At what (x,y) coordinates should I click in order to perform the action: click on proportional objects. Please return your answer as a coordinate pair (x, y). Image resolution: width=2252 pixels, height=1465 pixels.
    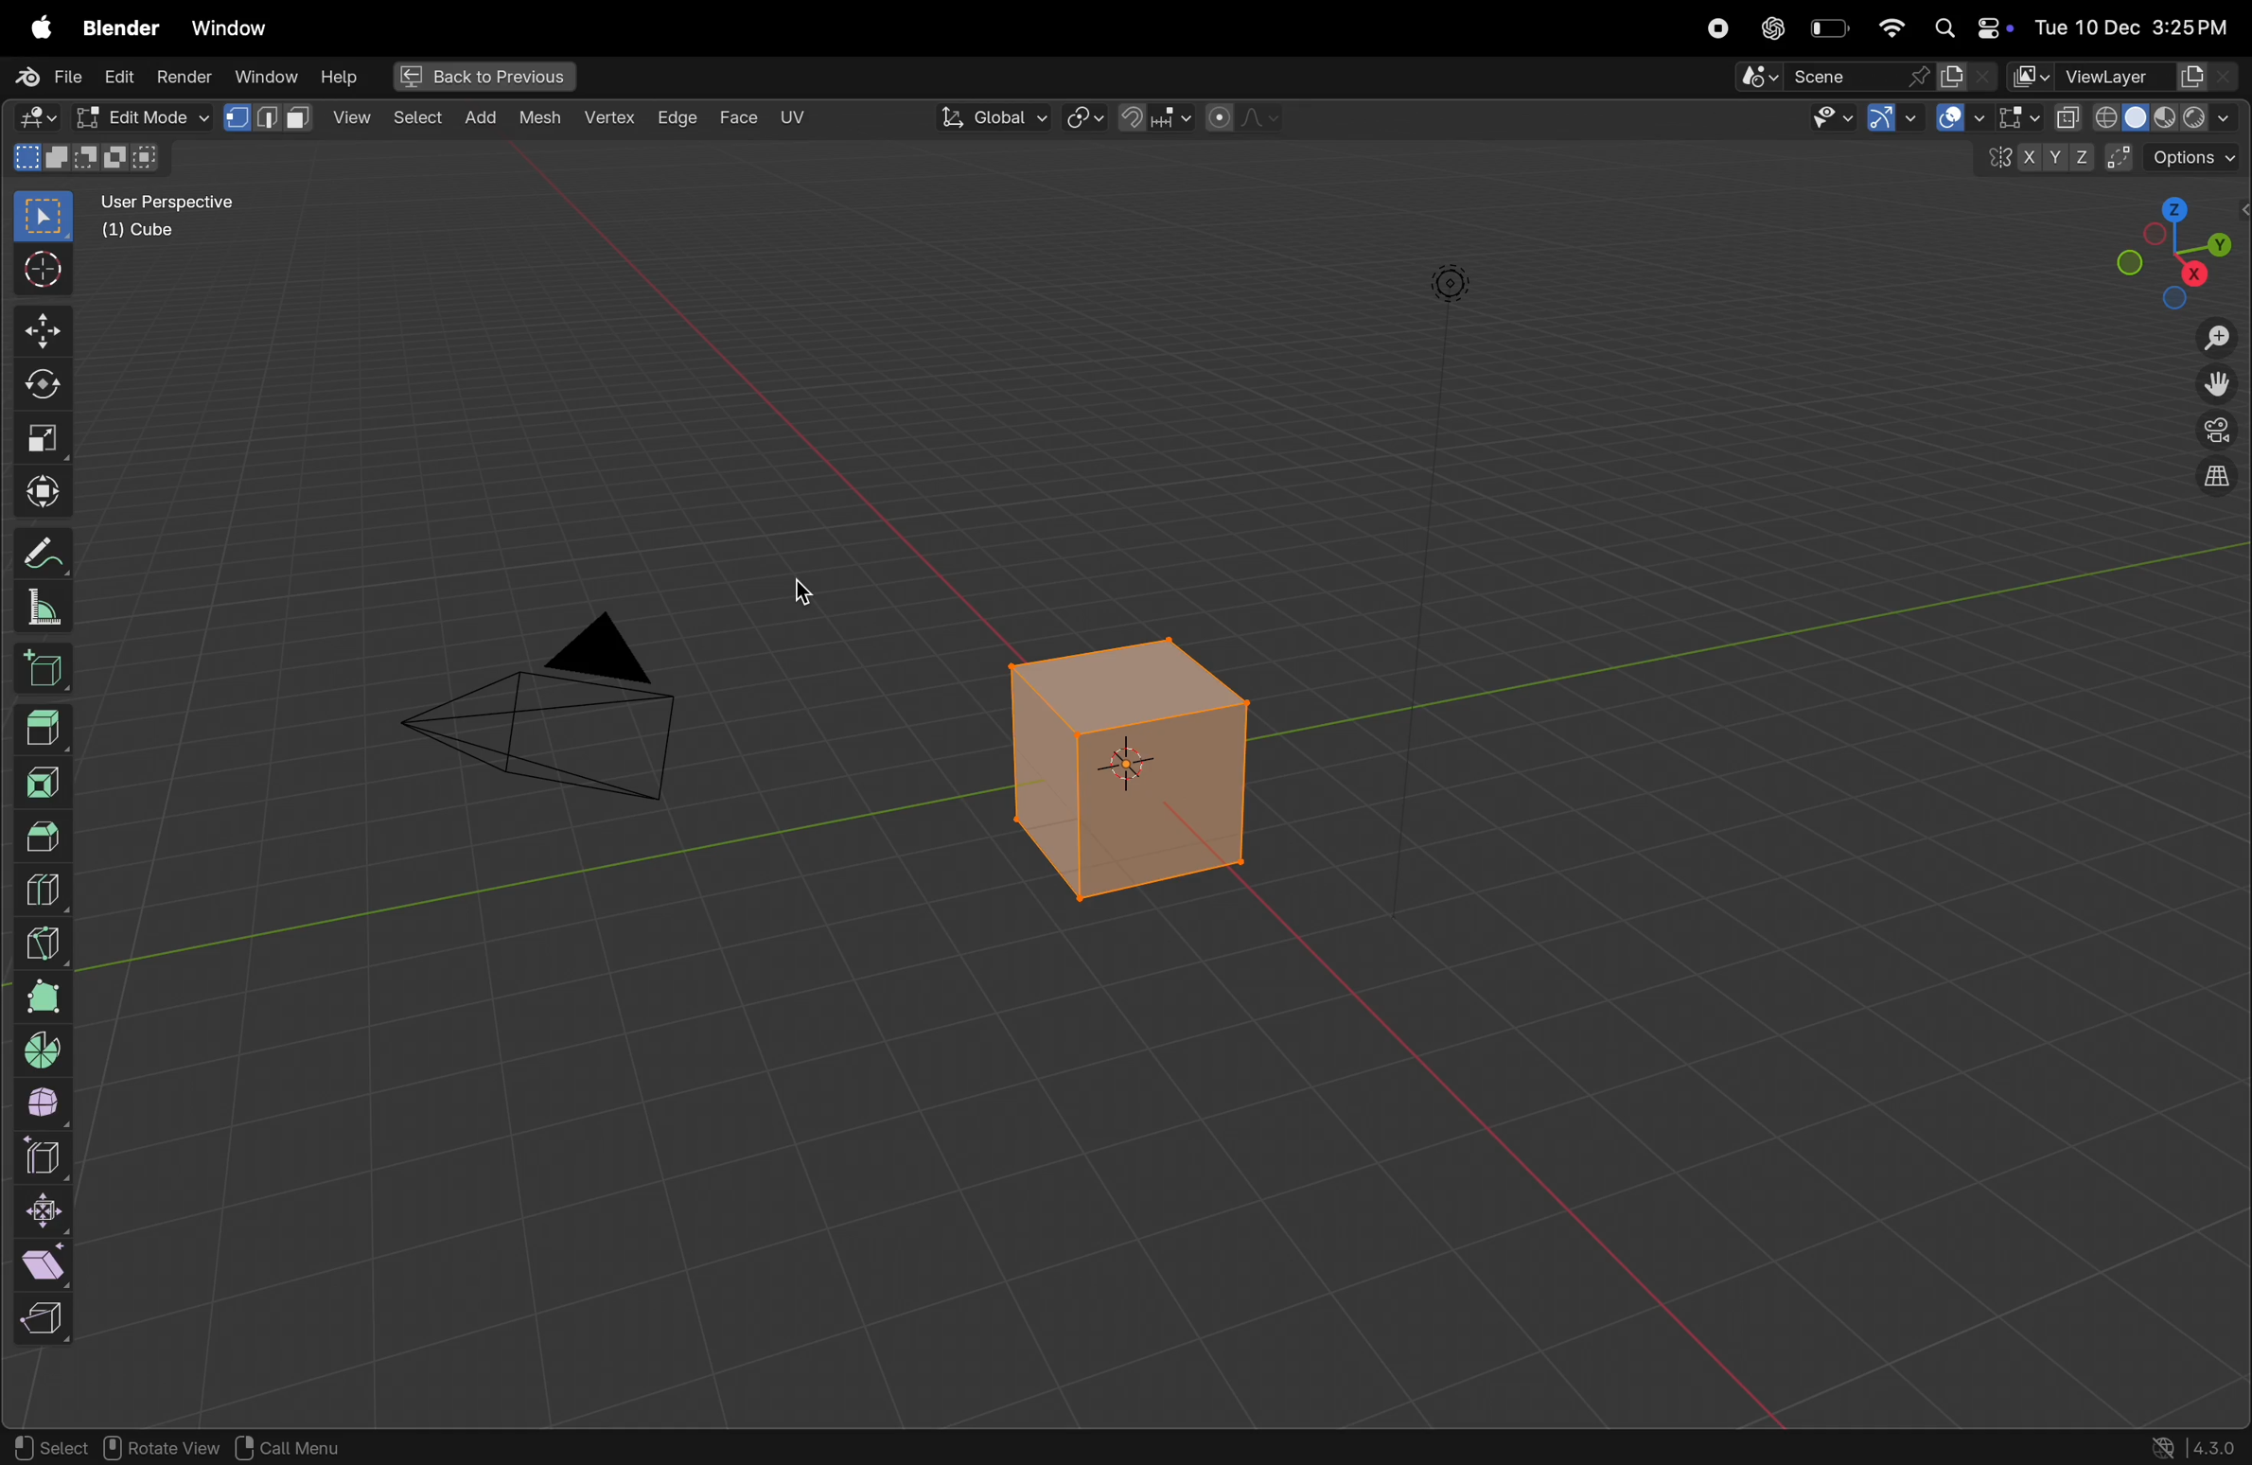
    Looking at the image, I should click on (1244, 118).